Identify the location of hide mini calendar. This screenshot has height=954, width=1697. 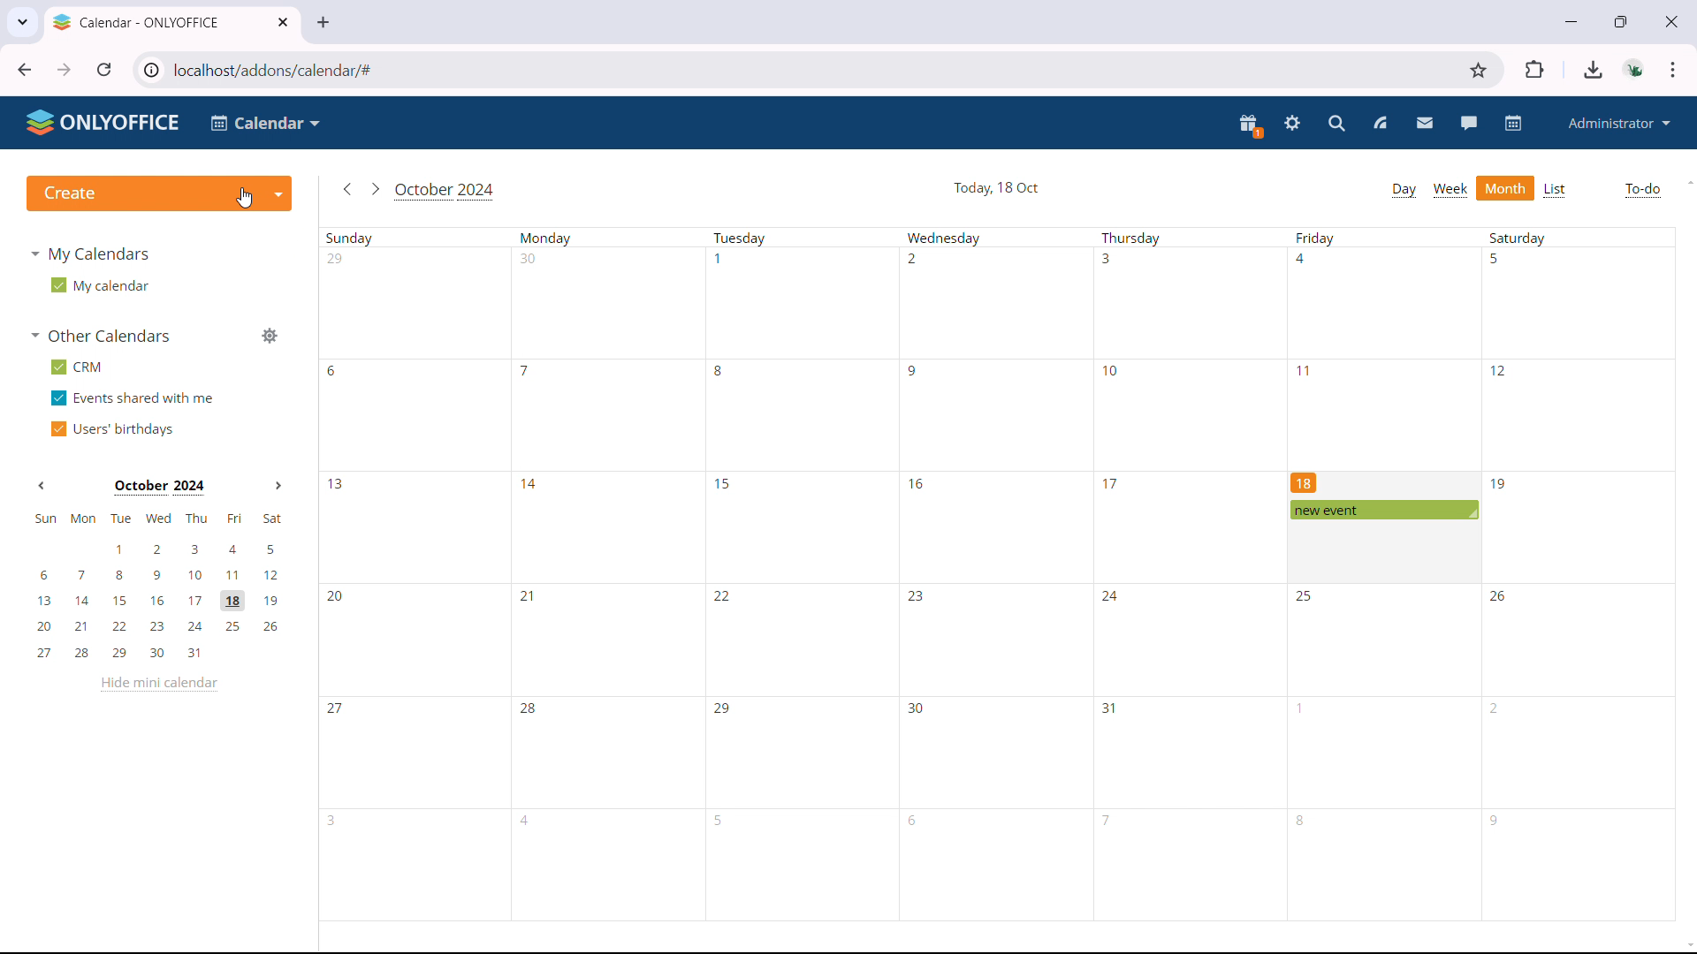
(159, 683).